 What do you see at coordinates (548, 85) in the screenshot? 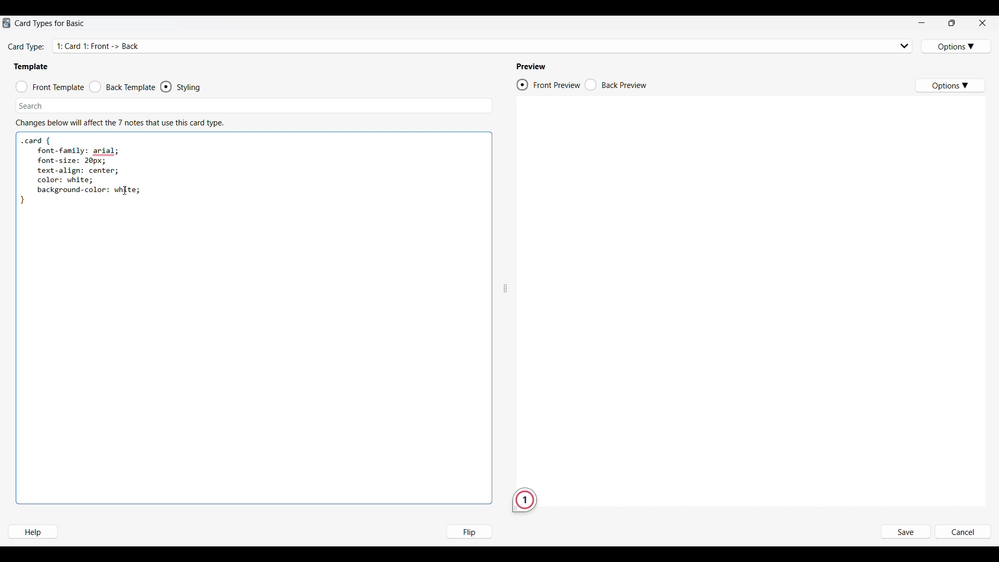
I see `Preview front of card, current selection` at bounding box center [548, 85].